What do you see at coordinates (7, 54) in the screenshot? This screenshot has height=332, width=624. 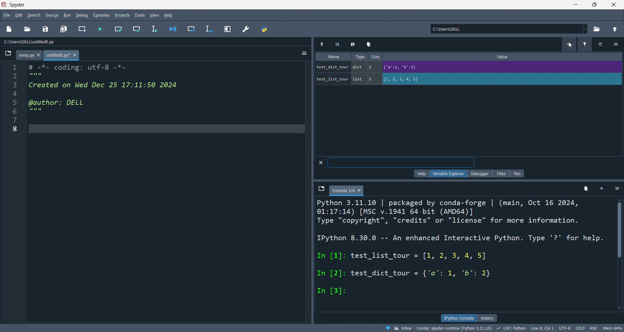 I see `browse tabs` at bounding box center [7, 54].